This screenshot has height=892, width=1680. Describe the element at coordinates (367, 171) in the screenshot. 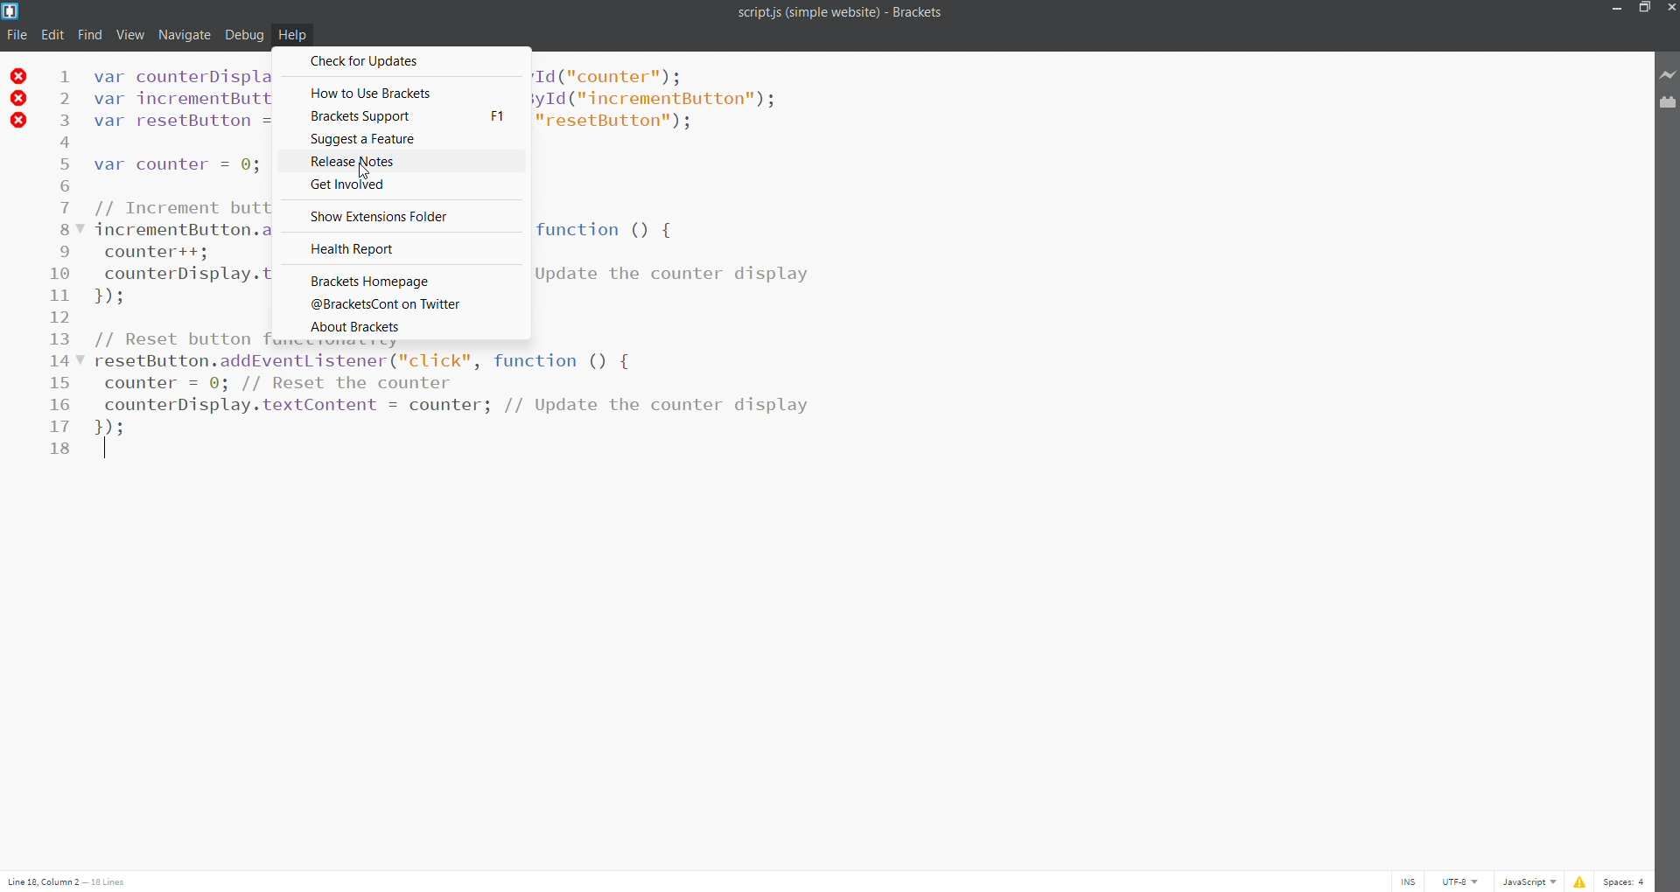

I see `cursor` at that location.